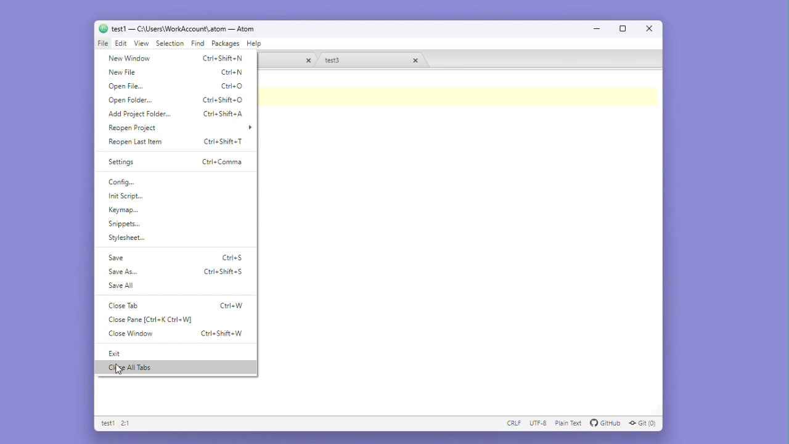 Image resolution: width=789 pixels, height=444 pixels. I want to click on 2:1, so click(126, 423).